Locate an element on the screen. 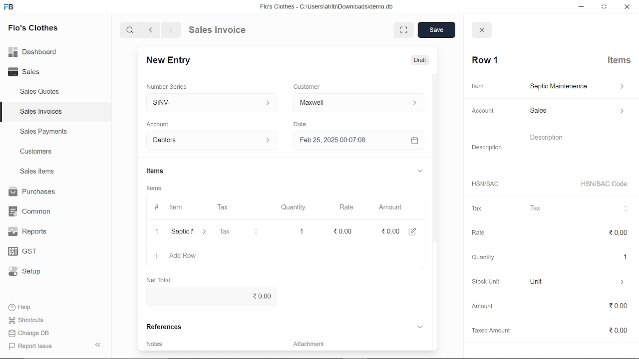 Image resolution: width=639 pixels, height=359 pixels. 0.00 is located at coordinates (610, 306).